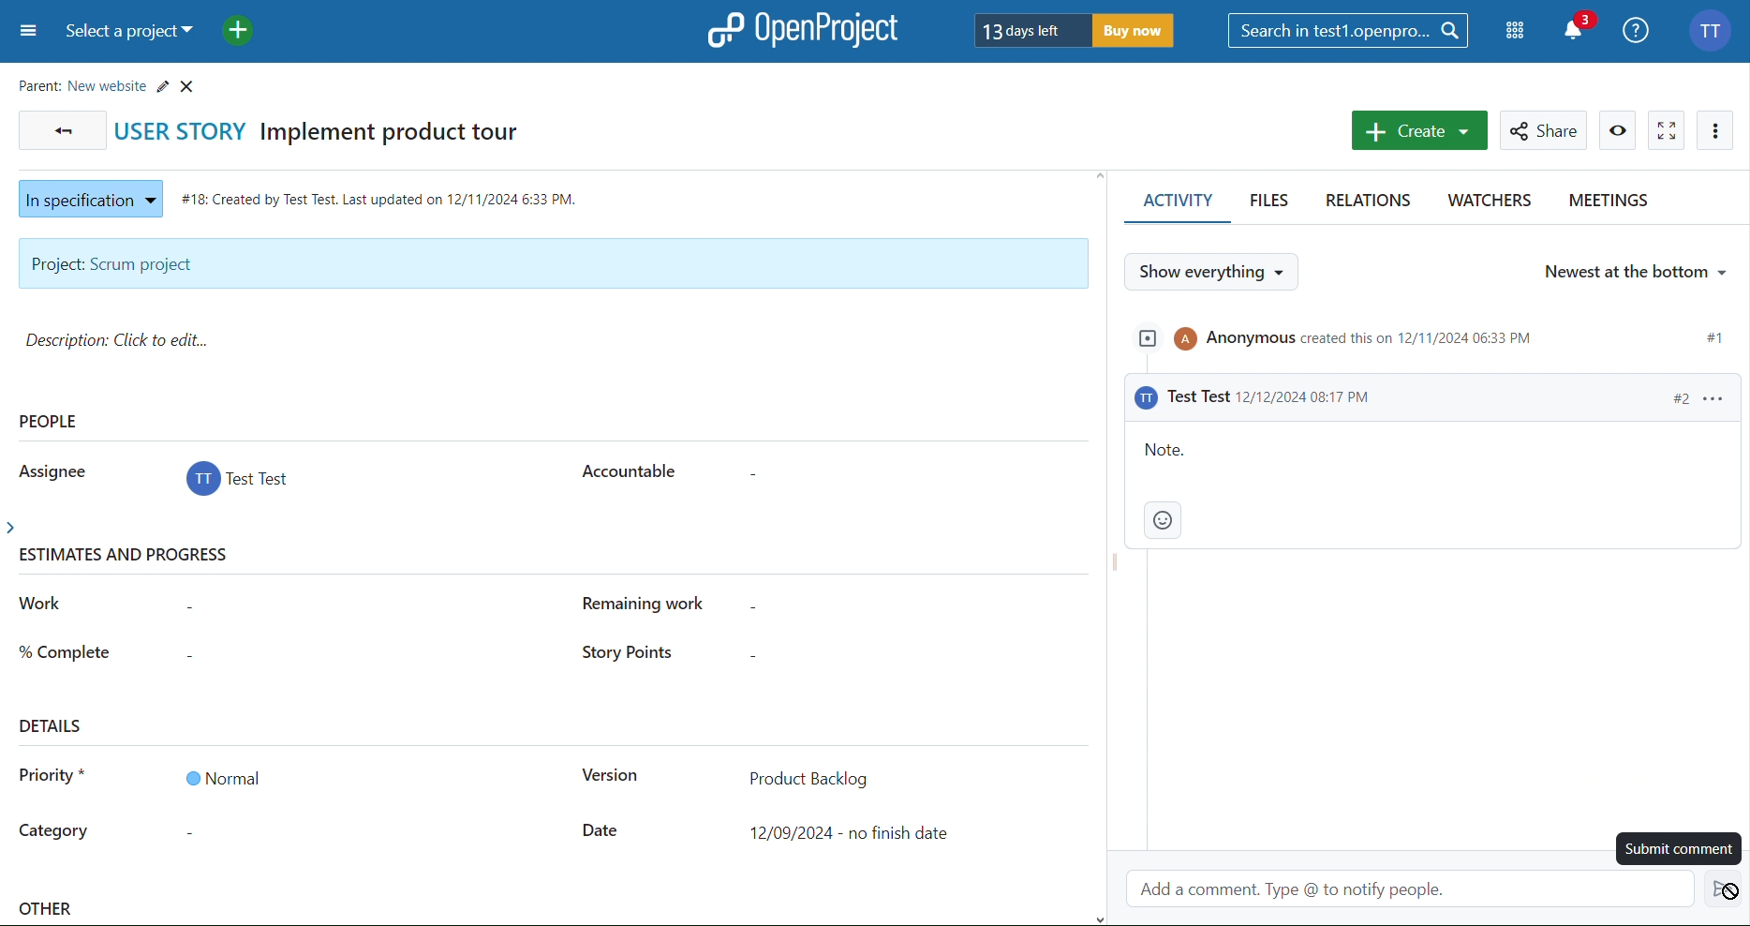 The image size is (1750, 926). I want to click on Date, so click(601, 831).